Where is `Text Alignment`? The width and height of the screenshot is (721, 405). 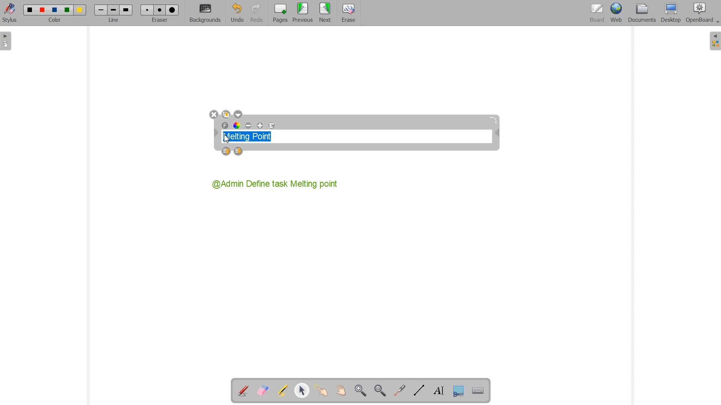 Text Alignment is located at coordinates (271, 126).